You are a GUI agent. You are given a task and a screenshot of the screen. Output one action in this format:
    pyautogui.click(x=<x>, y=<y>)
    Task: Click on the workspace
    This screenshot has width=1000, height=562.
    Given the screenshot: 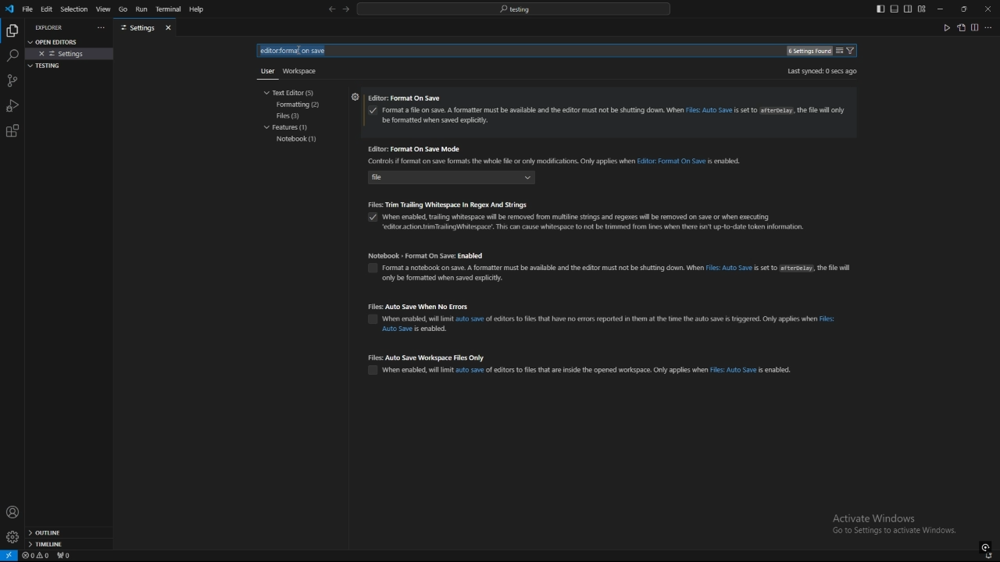 What is the action you would take?
    pyautogui.click(x=303, y=69)
    